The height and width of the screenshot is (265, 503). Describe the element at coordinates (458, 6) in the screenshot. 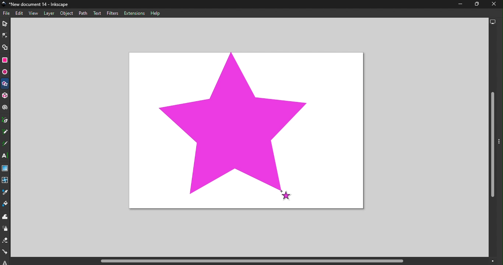

I see `Minimize` at that location.